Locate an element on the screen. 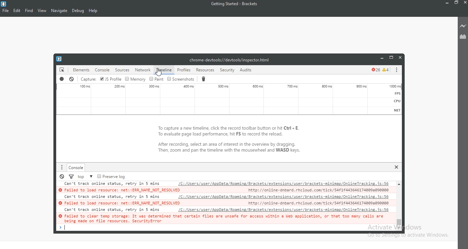 This screenshot has width=468, height=249. Preserve log is located at coordinates (111, 176).